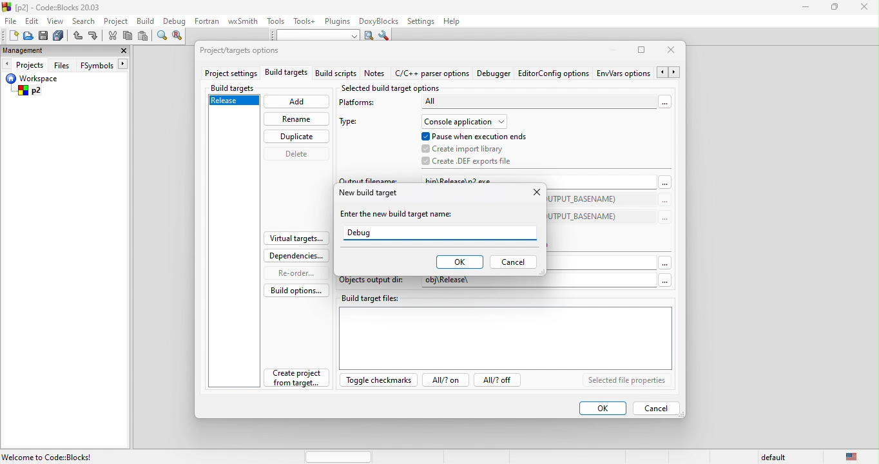 The width and height of the screenshot is (879, 464). I want to click on minimize, so click(612, 50).